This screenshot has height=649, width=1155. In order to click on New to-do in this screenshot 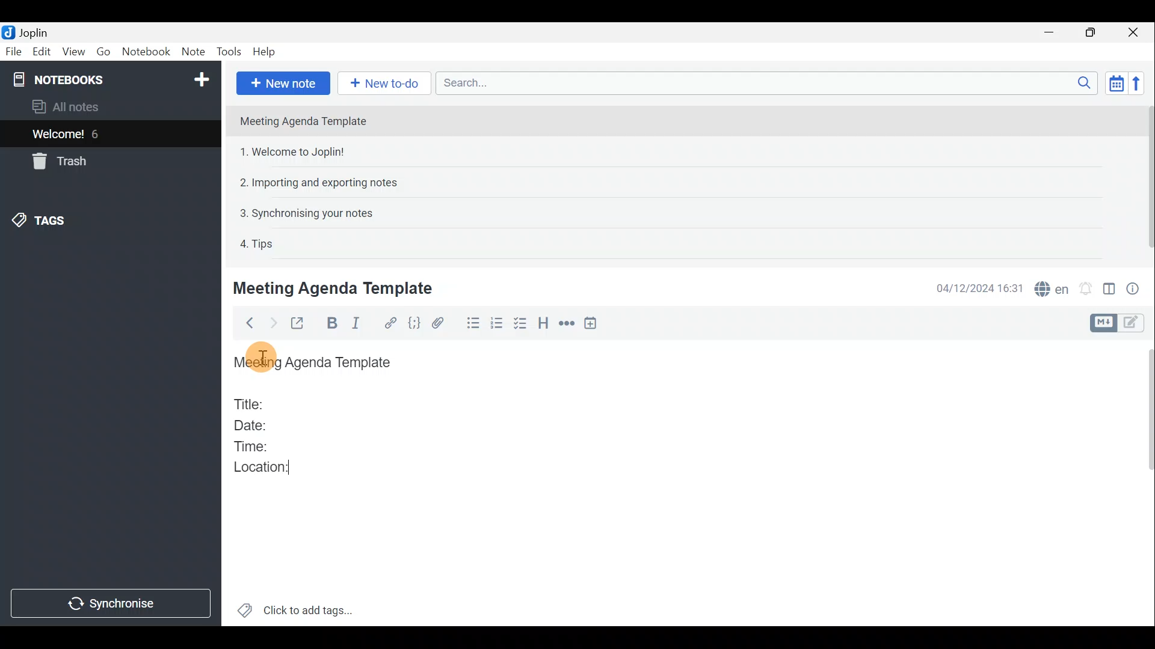, I will do `click(378, 83)`.